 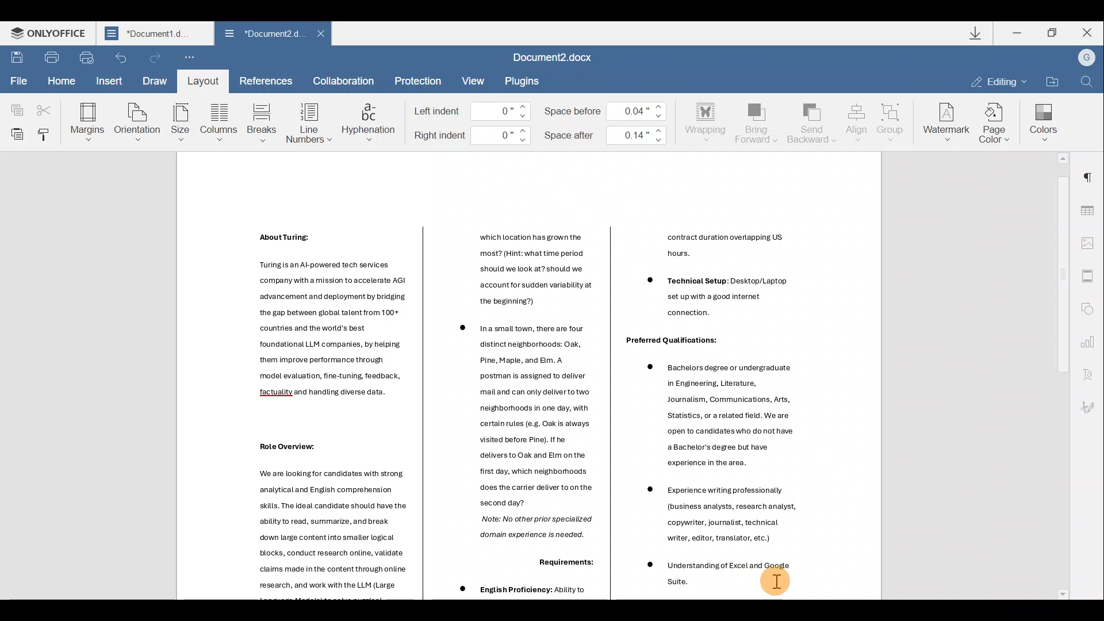 I want to click on Header & footer settings, so click(x=1090, y=279).